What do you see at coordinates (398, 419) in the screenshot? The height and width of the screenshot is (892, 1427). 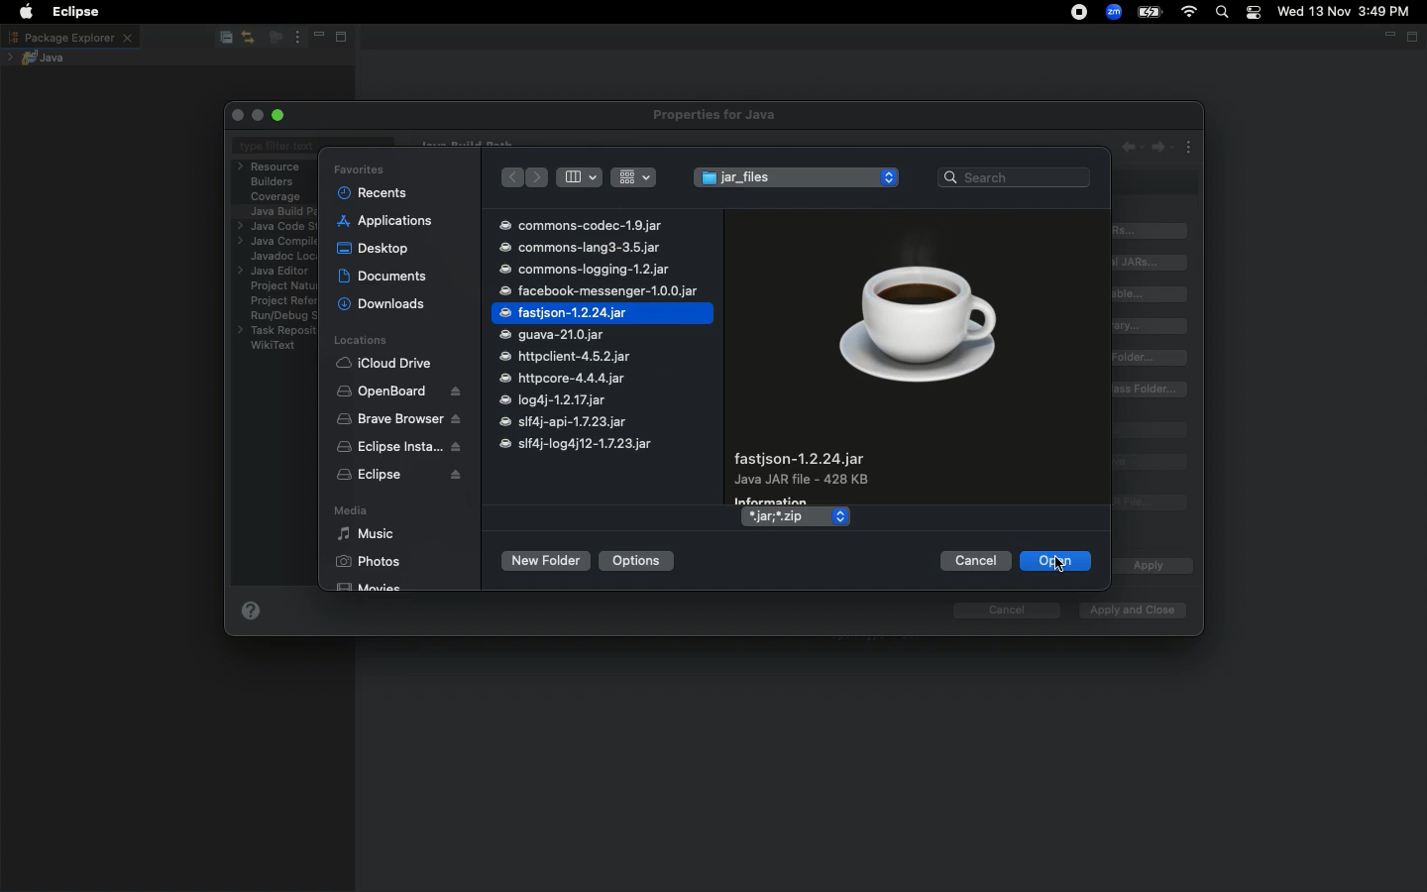 I see `Brave browser` at bounding box center [398, 419].